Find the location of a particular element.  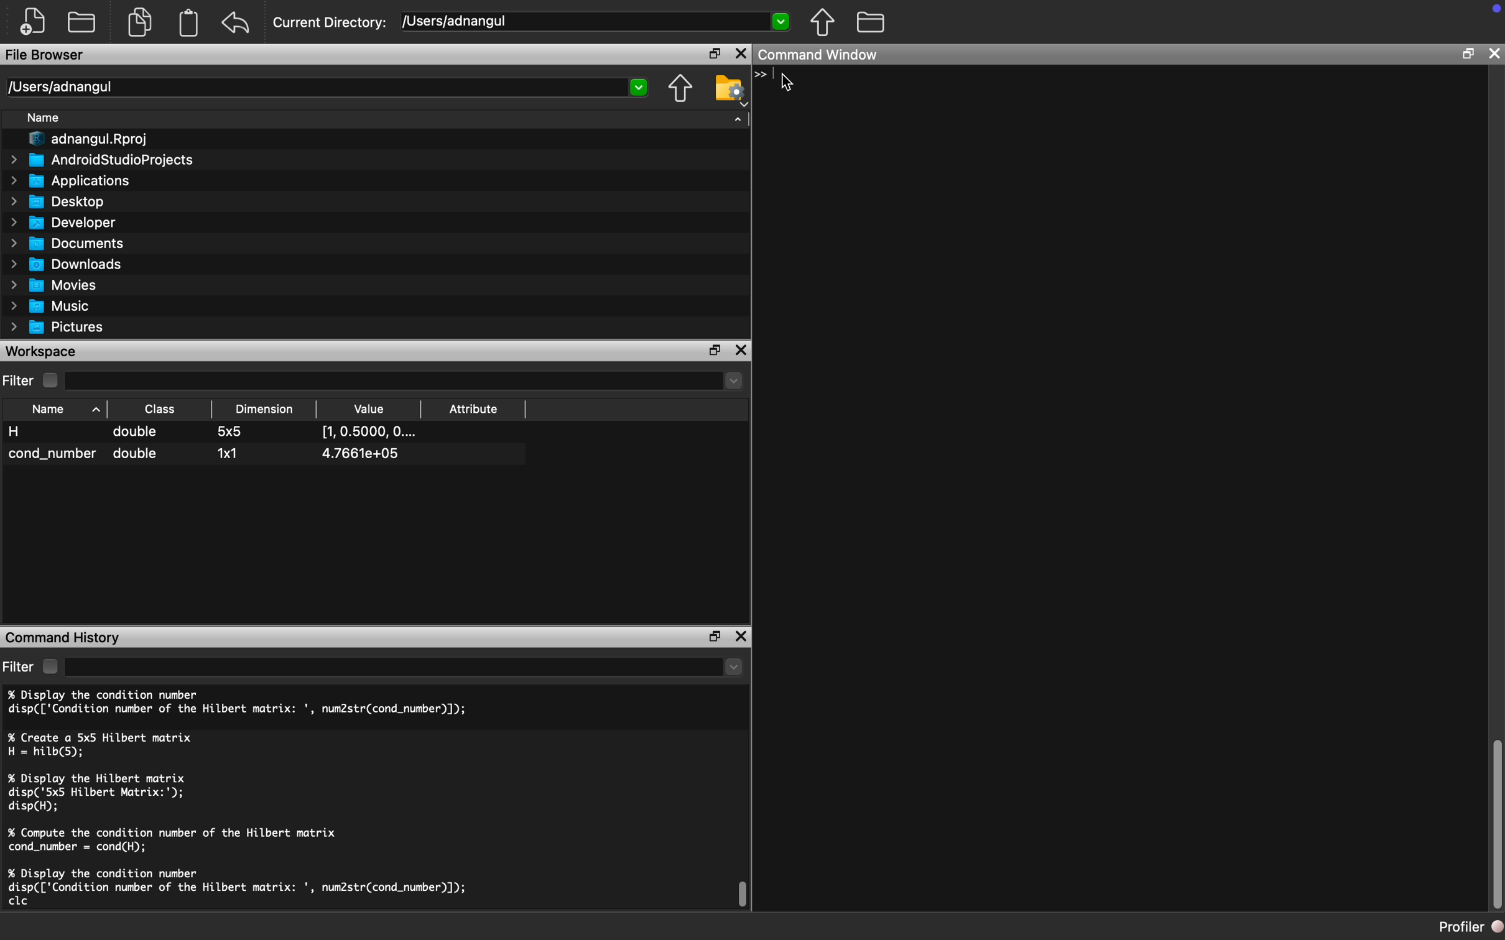

Parent Directory is located at coordinates (823, 22).